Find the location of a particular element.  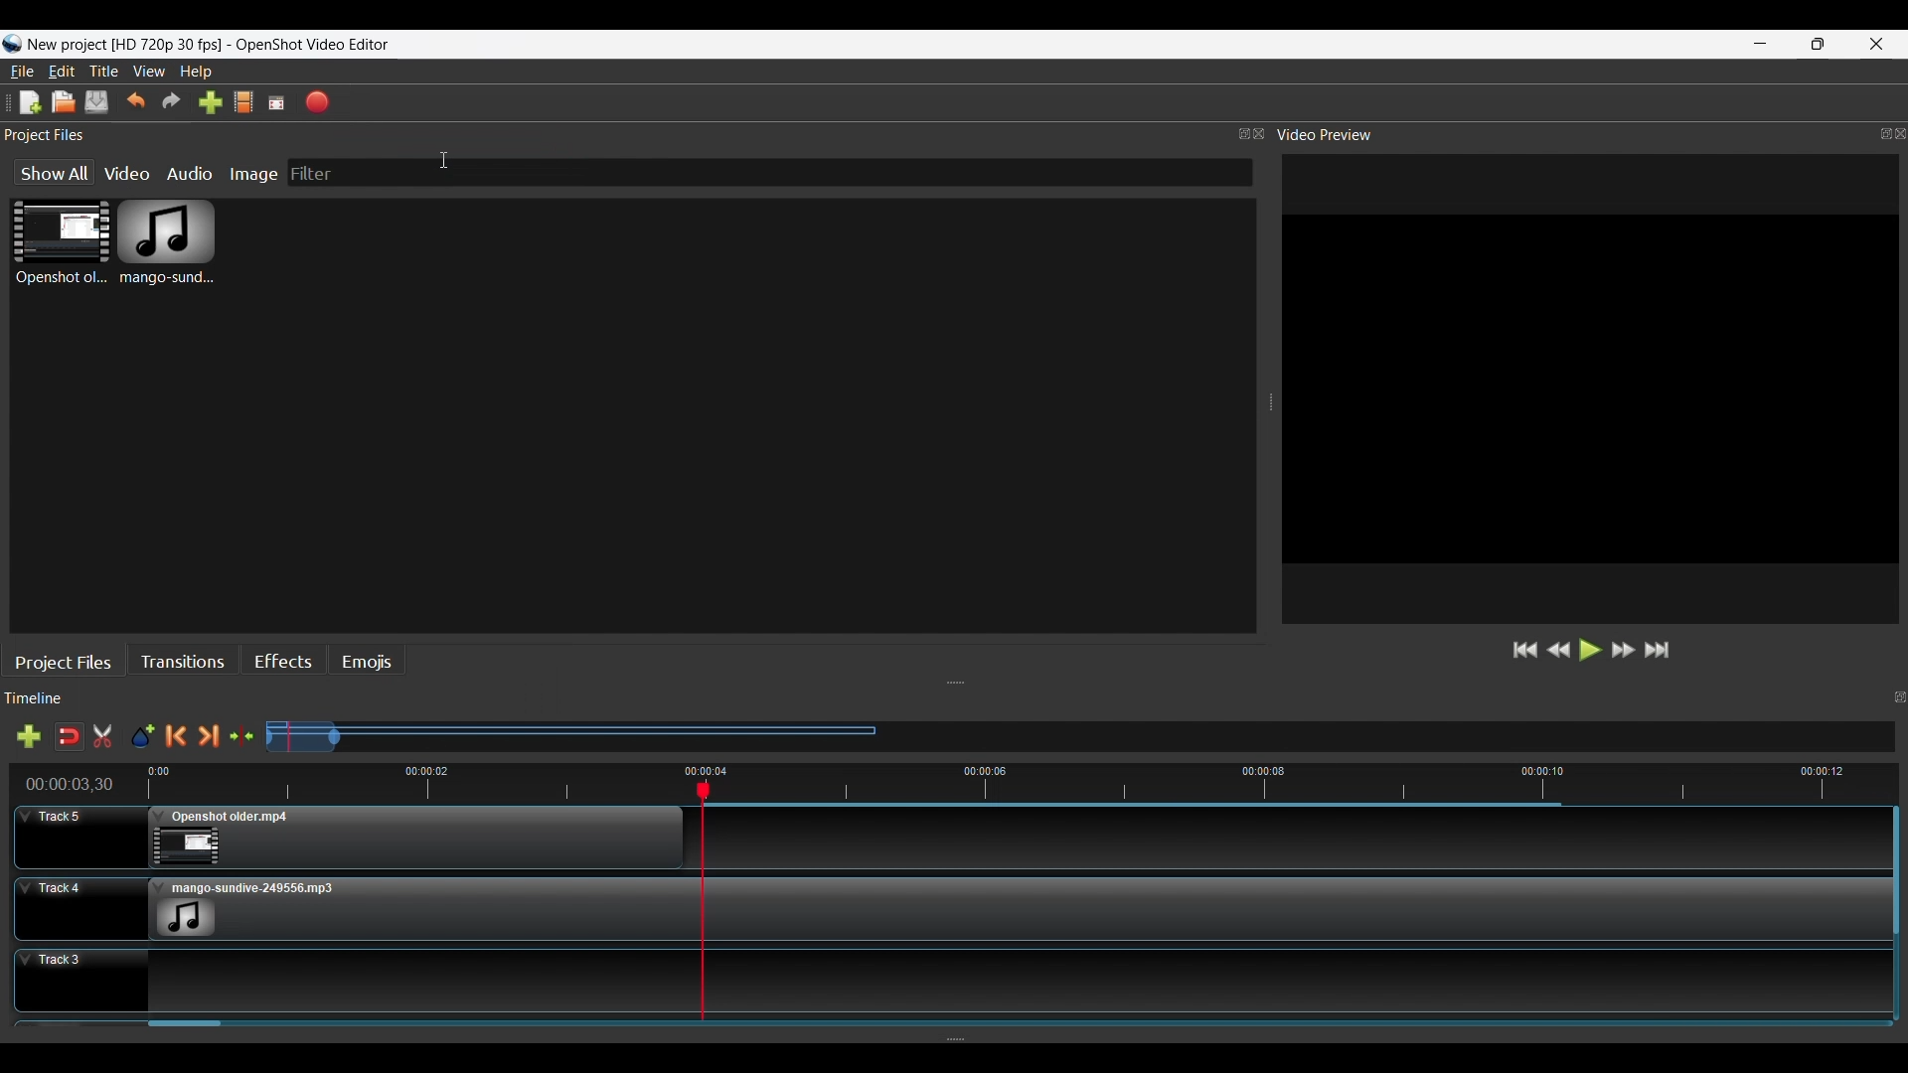

Open Project is located at coordinates (65, 102).